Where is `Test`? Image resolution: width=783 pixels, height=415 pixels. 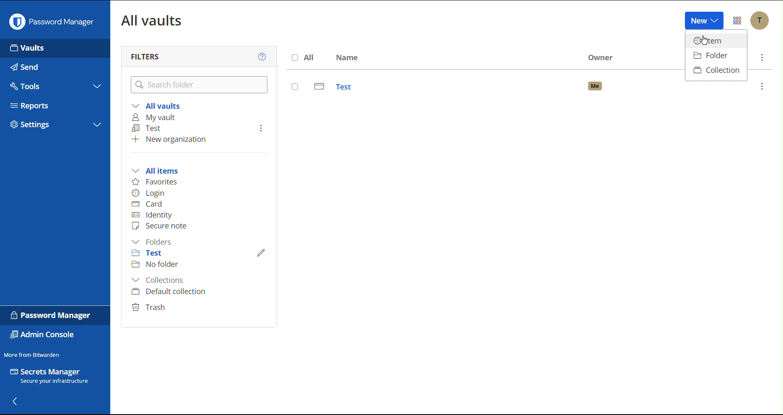
Test is located at coordinates (153, 254).